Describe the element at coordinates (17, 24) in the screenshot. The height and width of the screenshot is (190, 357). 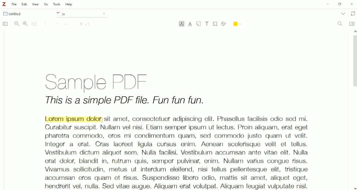
I see `Zoom Out` at that location.